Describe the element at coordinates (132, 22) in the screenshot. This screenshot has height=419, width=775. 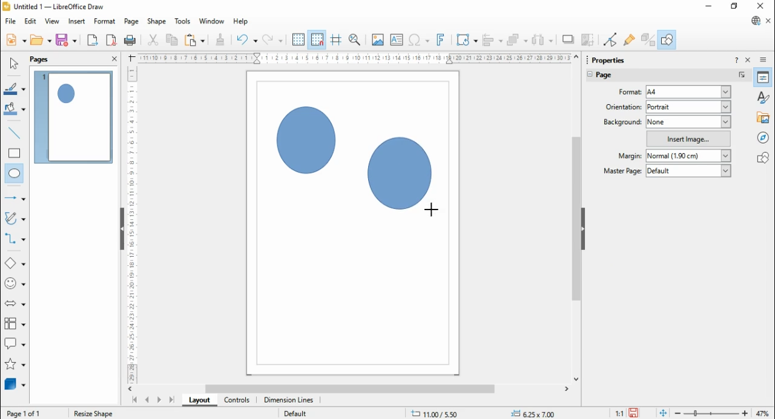
I see `page` at that location.